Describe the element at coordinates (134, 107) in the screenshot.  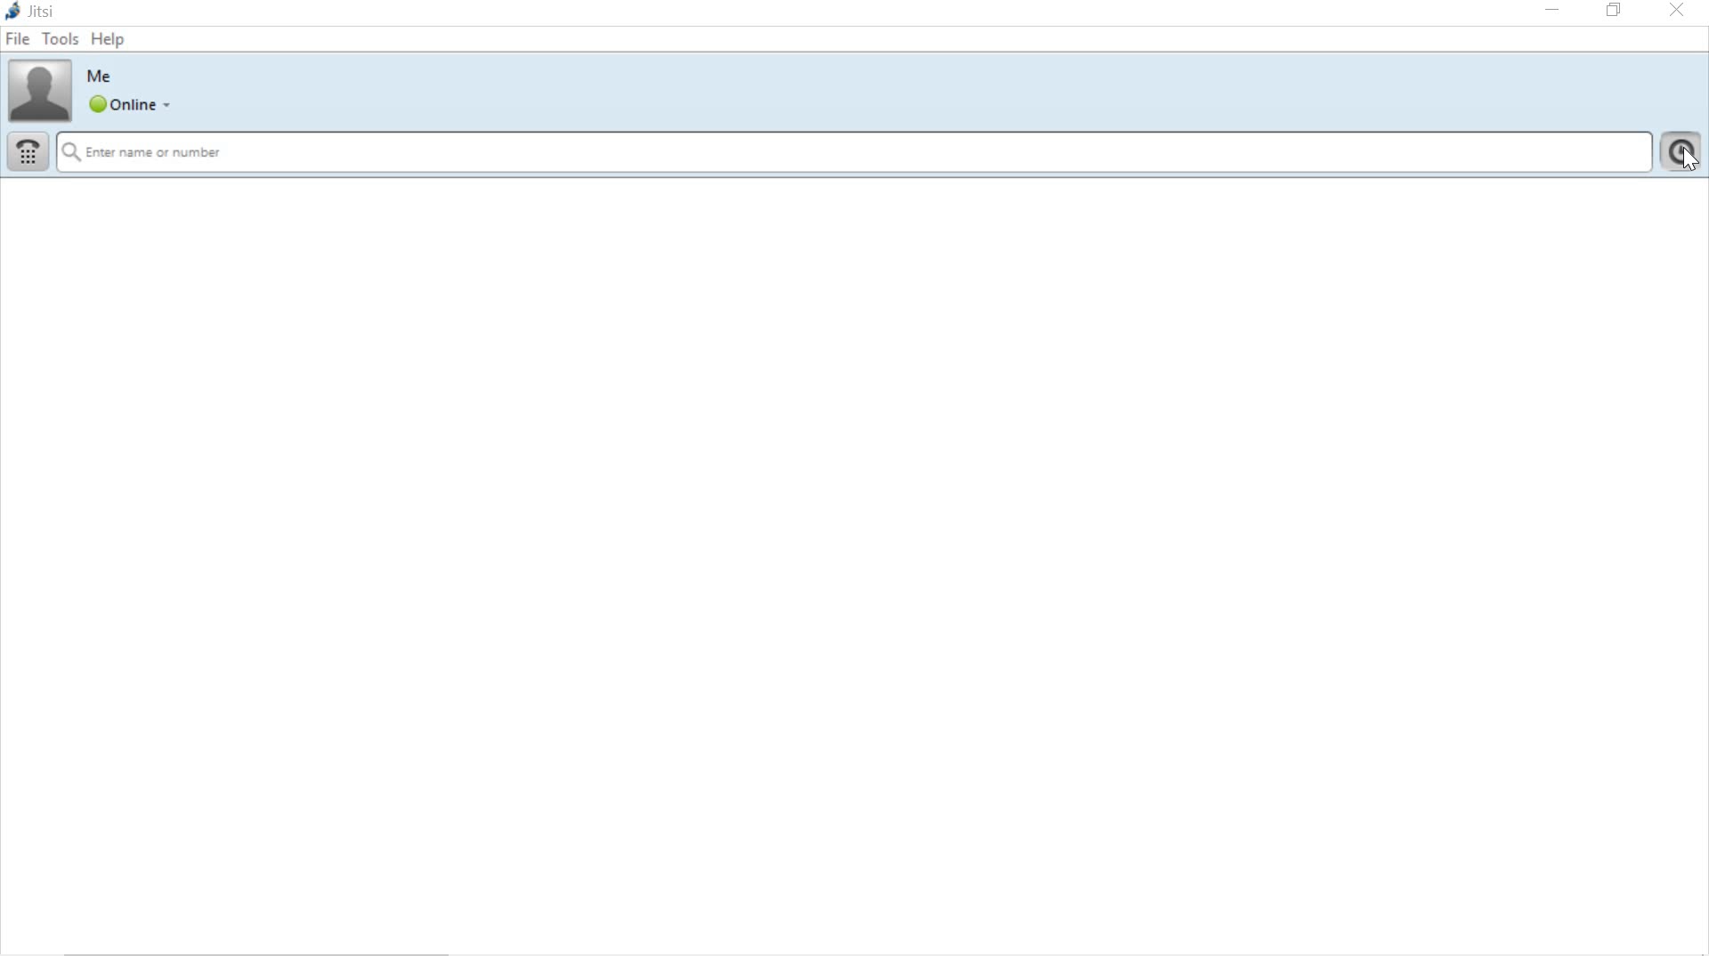
I see `global status` at that location.